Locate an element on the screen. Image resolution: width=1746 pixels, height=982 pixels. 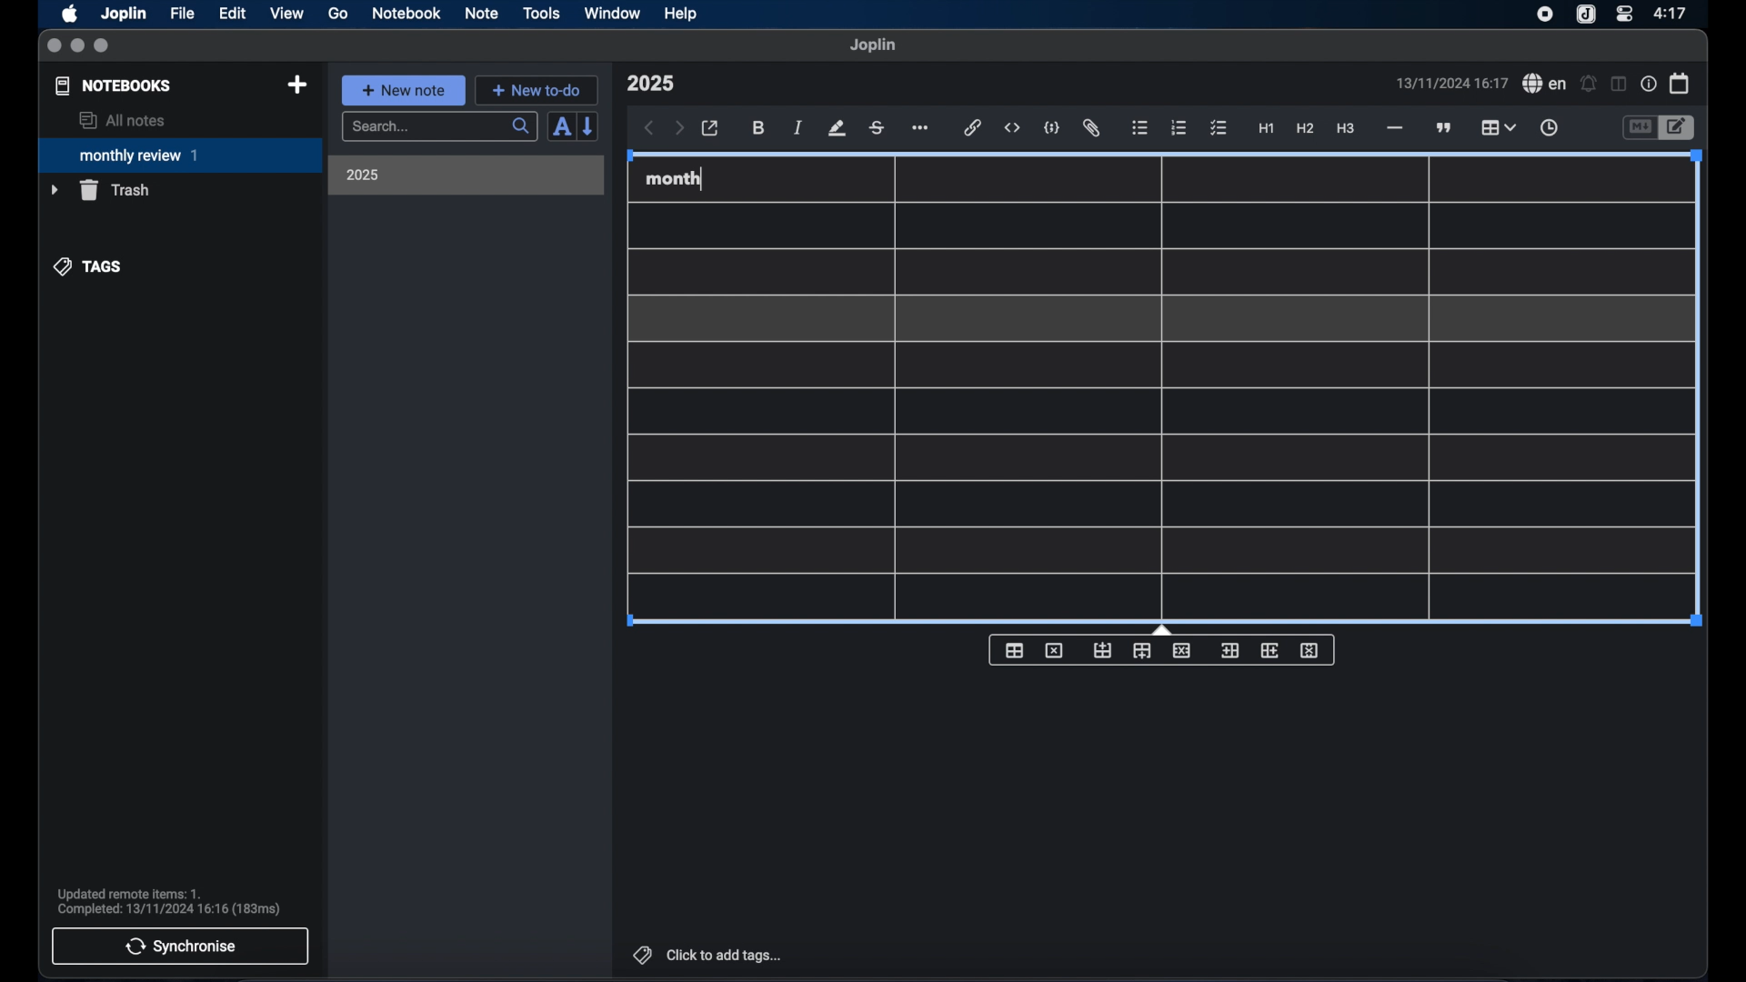
screen recorder icon is located at coordinates (1545, 15).